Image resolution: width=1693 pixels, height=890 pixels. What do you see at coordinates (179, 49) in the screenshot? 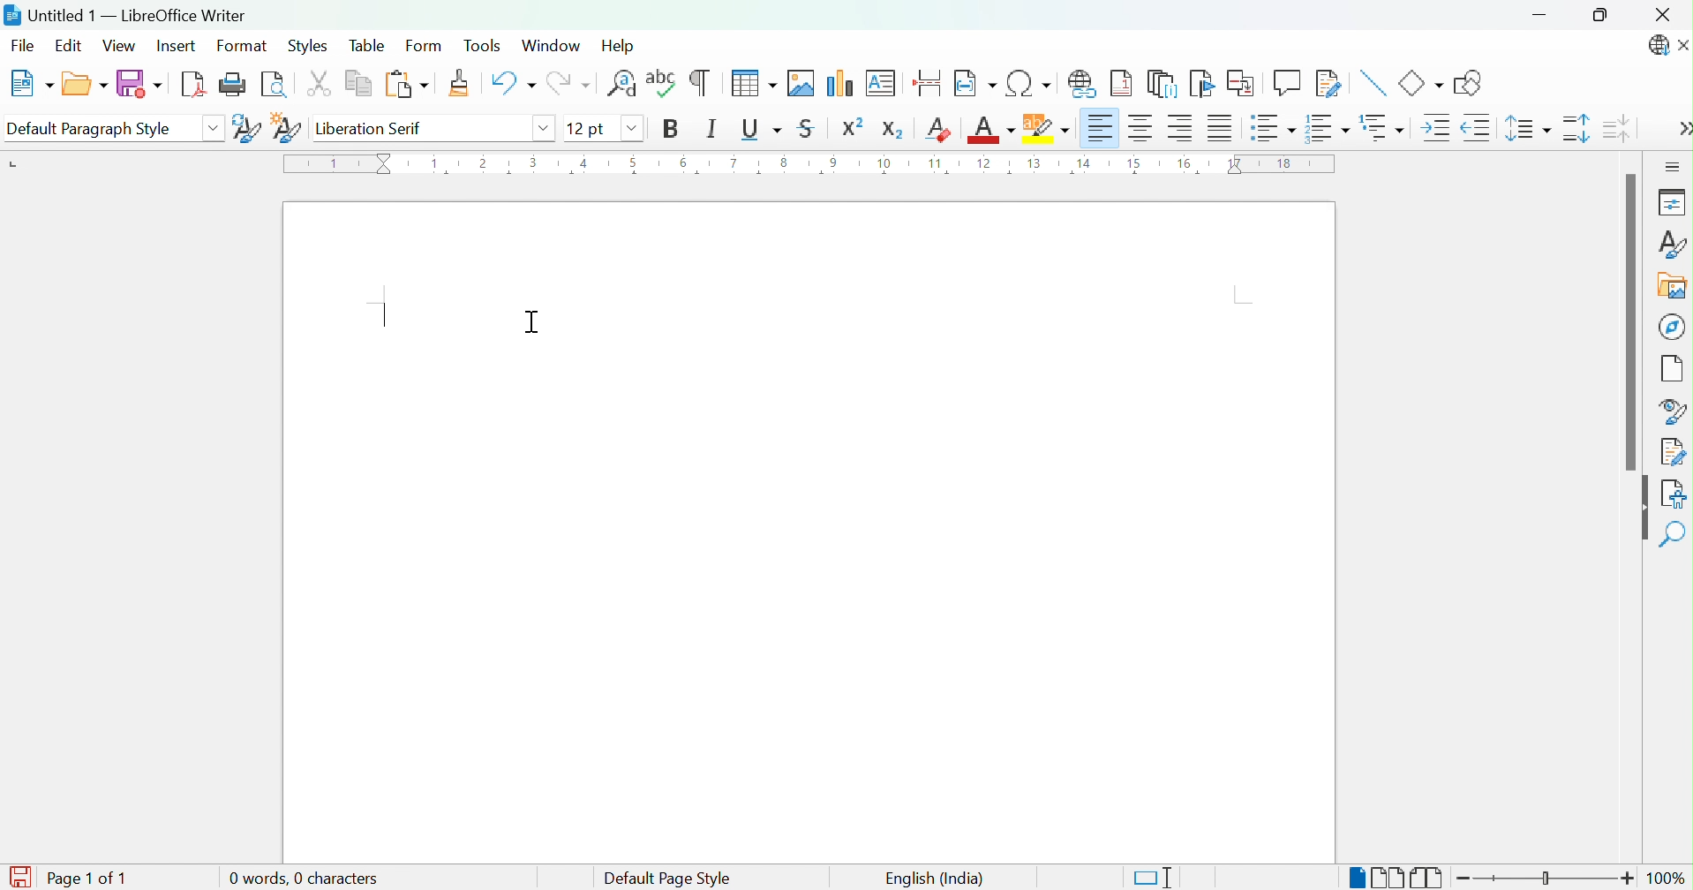
I see `Insert` at bounding box center [179, 49].